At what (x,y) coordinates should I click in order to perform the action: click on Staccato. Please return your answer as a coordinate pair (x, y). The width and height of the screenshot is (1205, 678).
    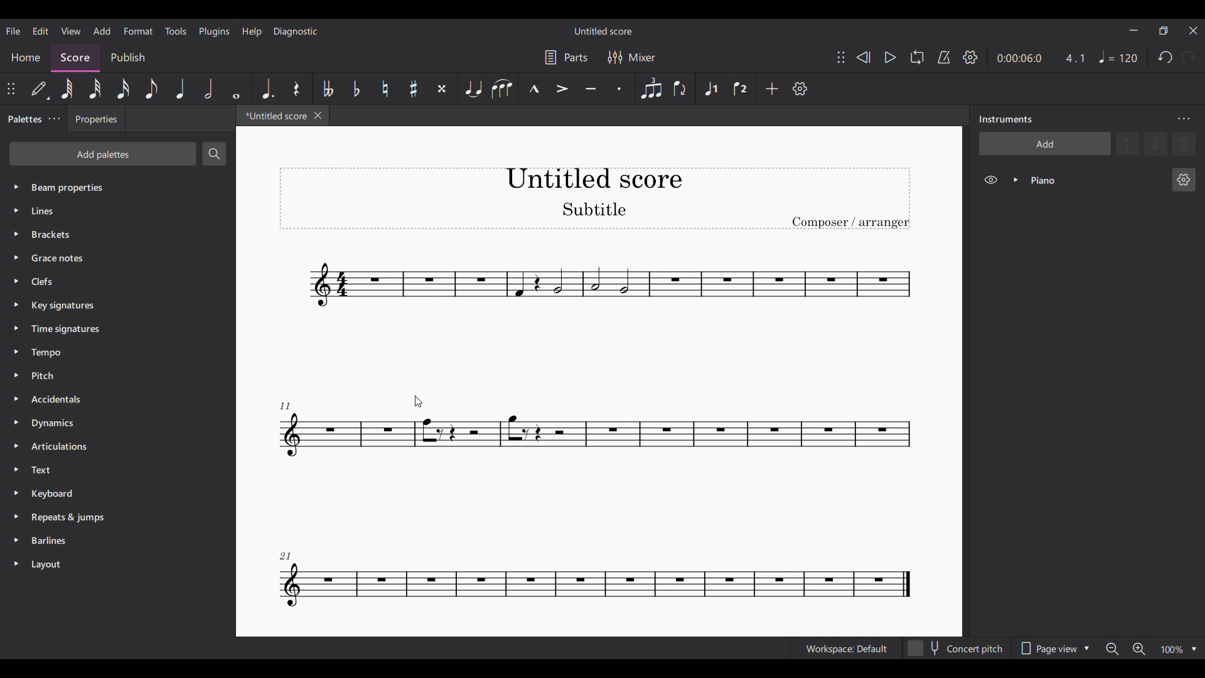
    Looking at the image, I should click on (619, 89).